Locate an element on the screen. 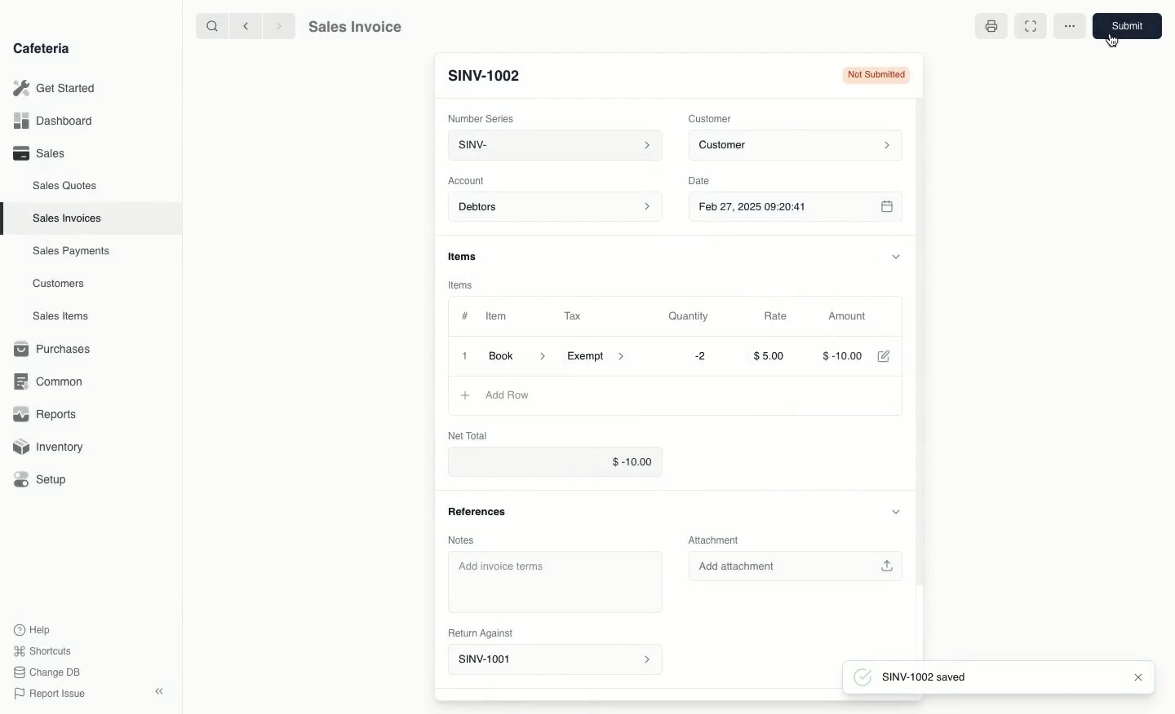 This screenshot has height=714, width=1175. SINV-1001 is located at coordinates (554, 658).